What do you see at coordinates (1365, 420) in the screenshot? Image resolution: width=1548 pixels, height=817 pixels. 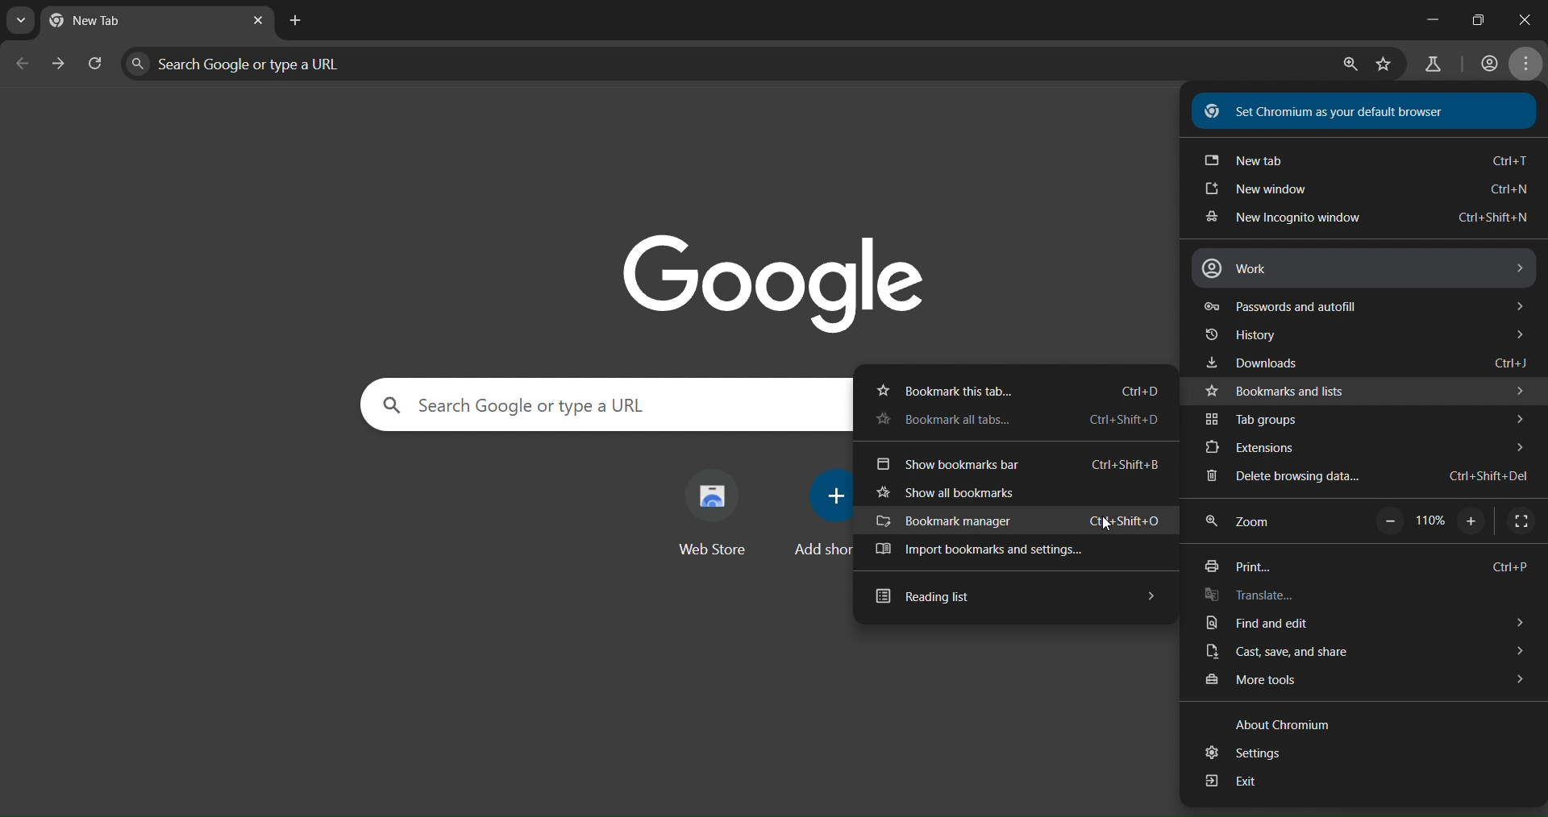 I see `tab groups` at bounding box center [1365, 420].